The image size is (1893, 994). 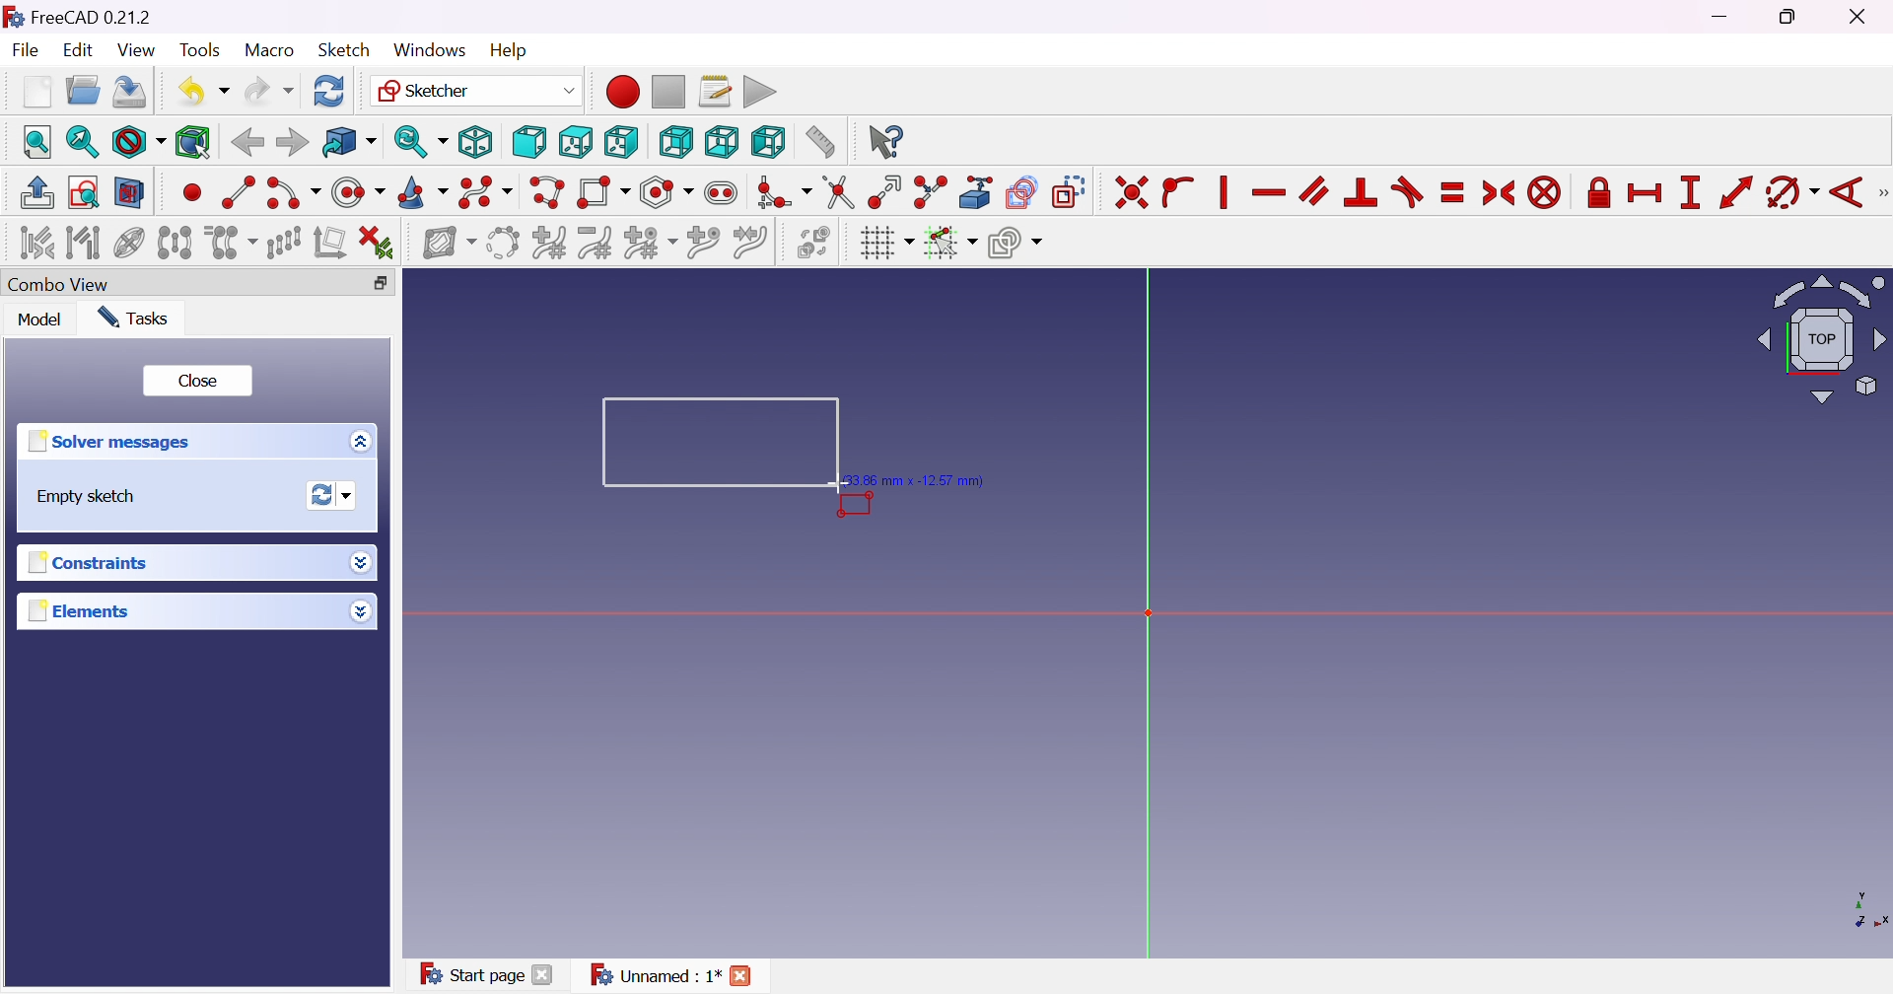 What do you see at coordinates (761, 90) in the screenshot?
I see `Execute macro` at bounding box center [761, 90].